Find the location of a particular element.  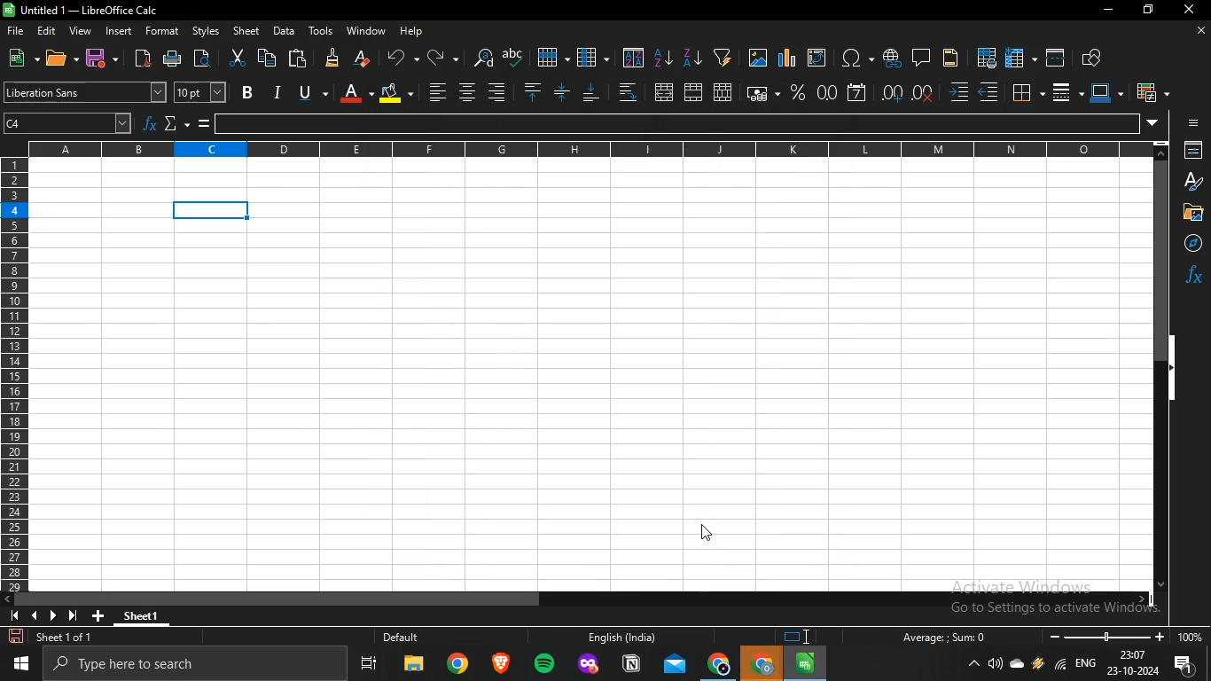

font color is located at coordinates (350, 91).